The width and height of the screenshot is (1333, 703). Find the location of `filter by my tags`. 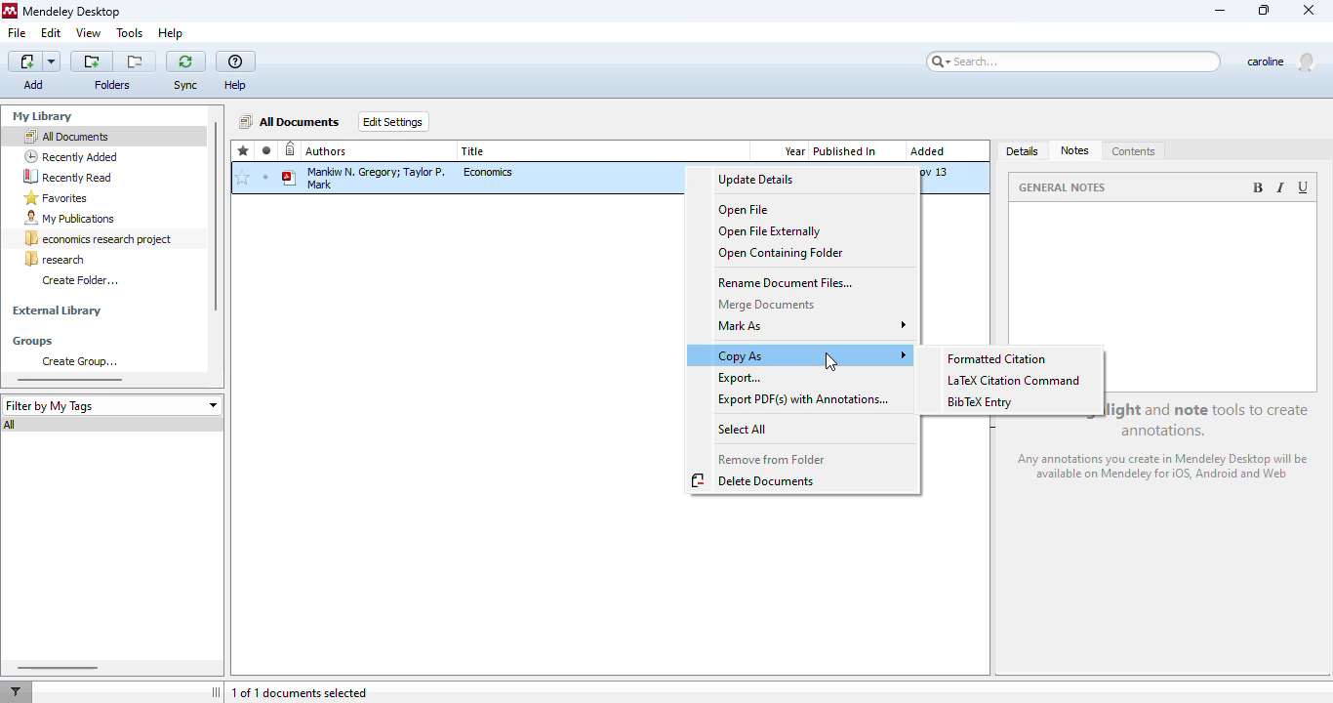

filter by my tags is located at coordinates (111, 405).